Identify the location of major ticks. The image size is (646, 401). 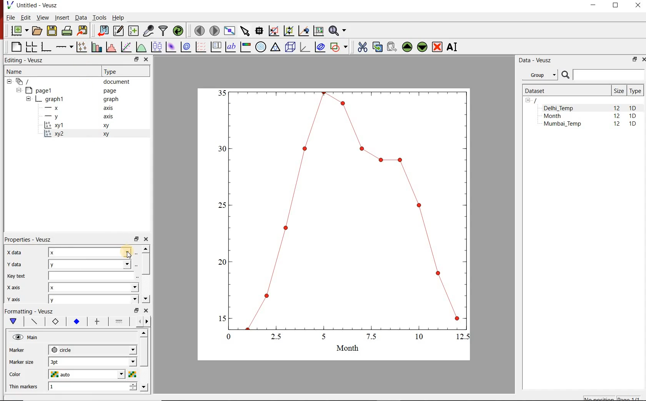
(97, 321).